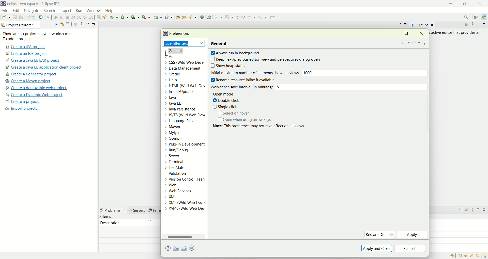 The image size is (488, 259). I want to click on cursor, so click(166, 54).